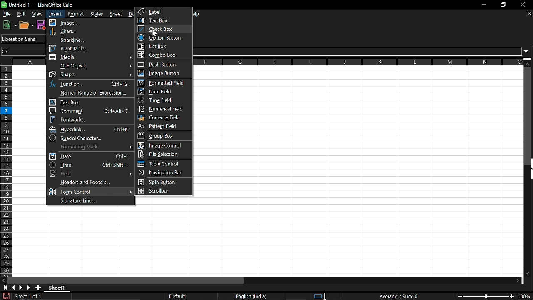 Image resolution: width=533 pixels, height=300 pixels. What do you see at coordinates (162, 173) in the screenshot?
I see `Navigation bar` at bounding box center [162, 173].